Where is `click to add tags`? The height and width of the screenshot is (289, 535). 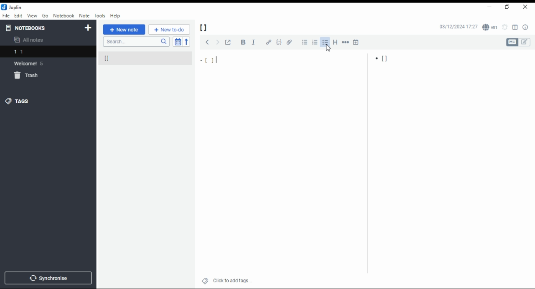 click to add tags is located at coordinates (227, 281).